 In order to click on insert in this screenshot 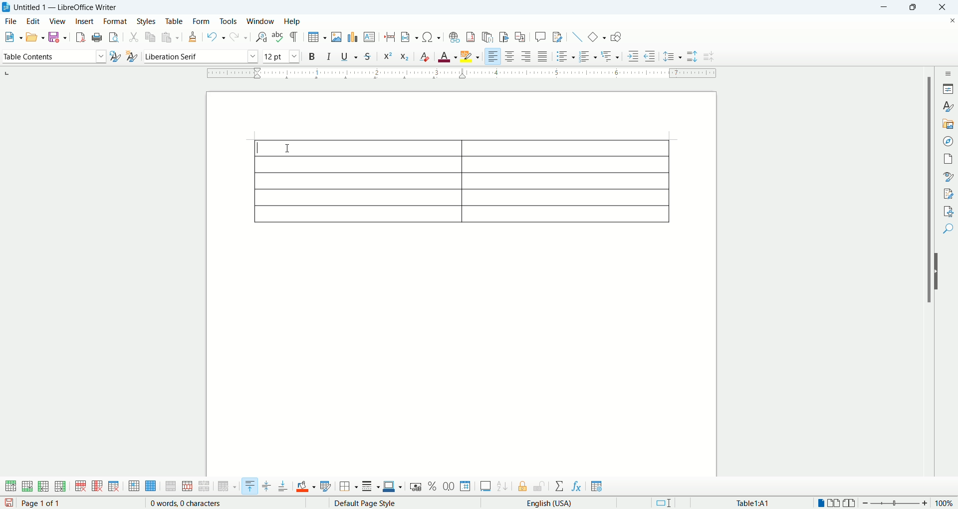, I will do `click(85, 21)`.